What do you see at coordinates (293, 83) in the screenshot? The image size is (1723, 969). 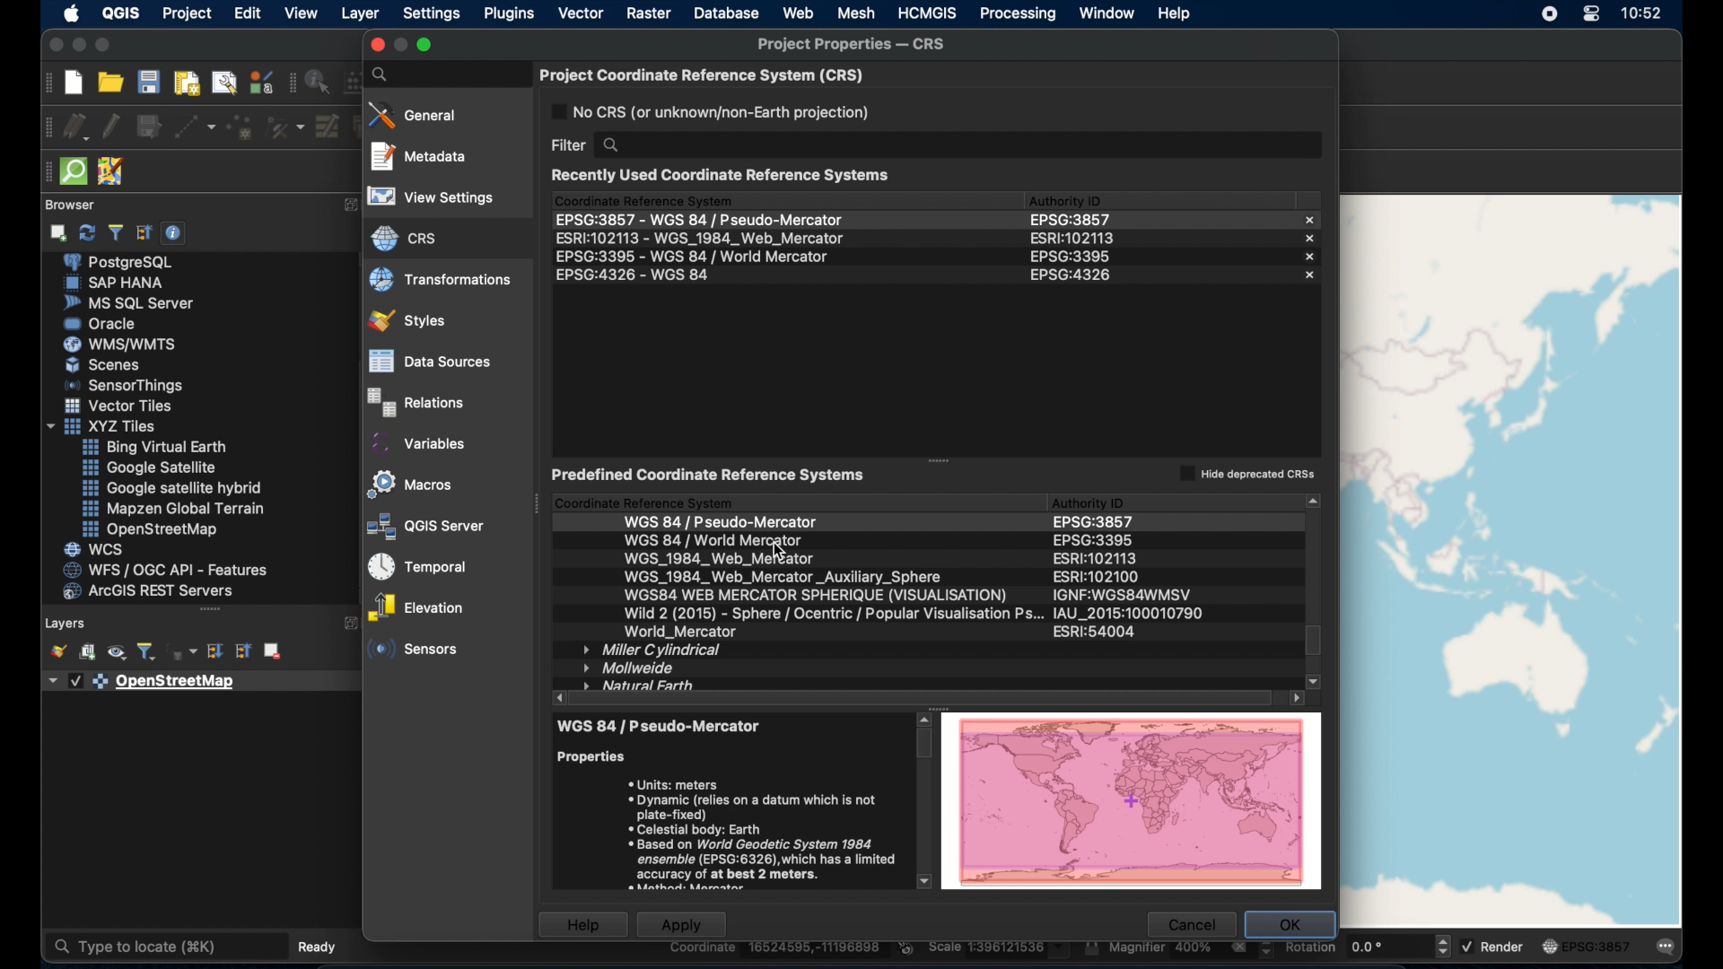 I see `attributes toolbar` at bounding box center [293, 83].